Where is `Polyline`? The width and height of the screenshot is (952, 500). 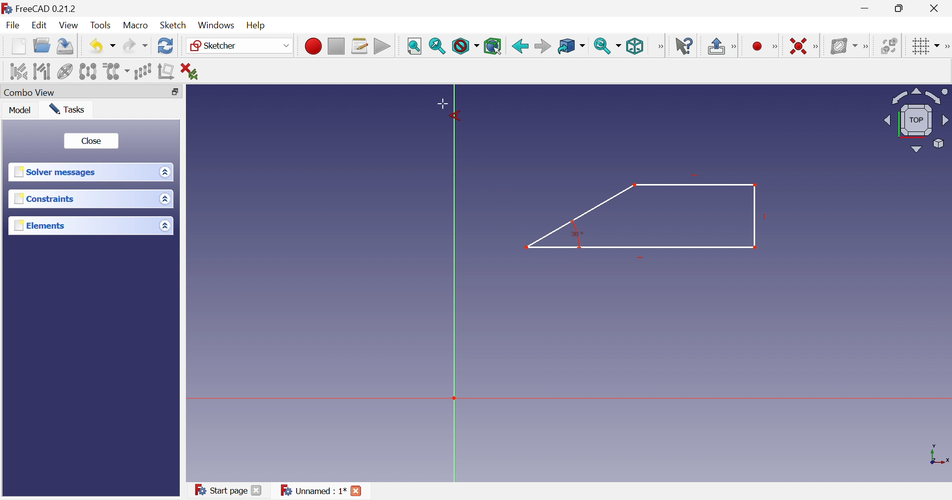 Polyline is located at coordinates (642, 212).